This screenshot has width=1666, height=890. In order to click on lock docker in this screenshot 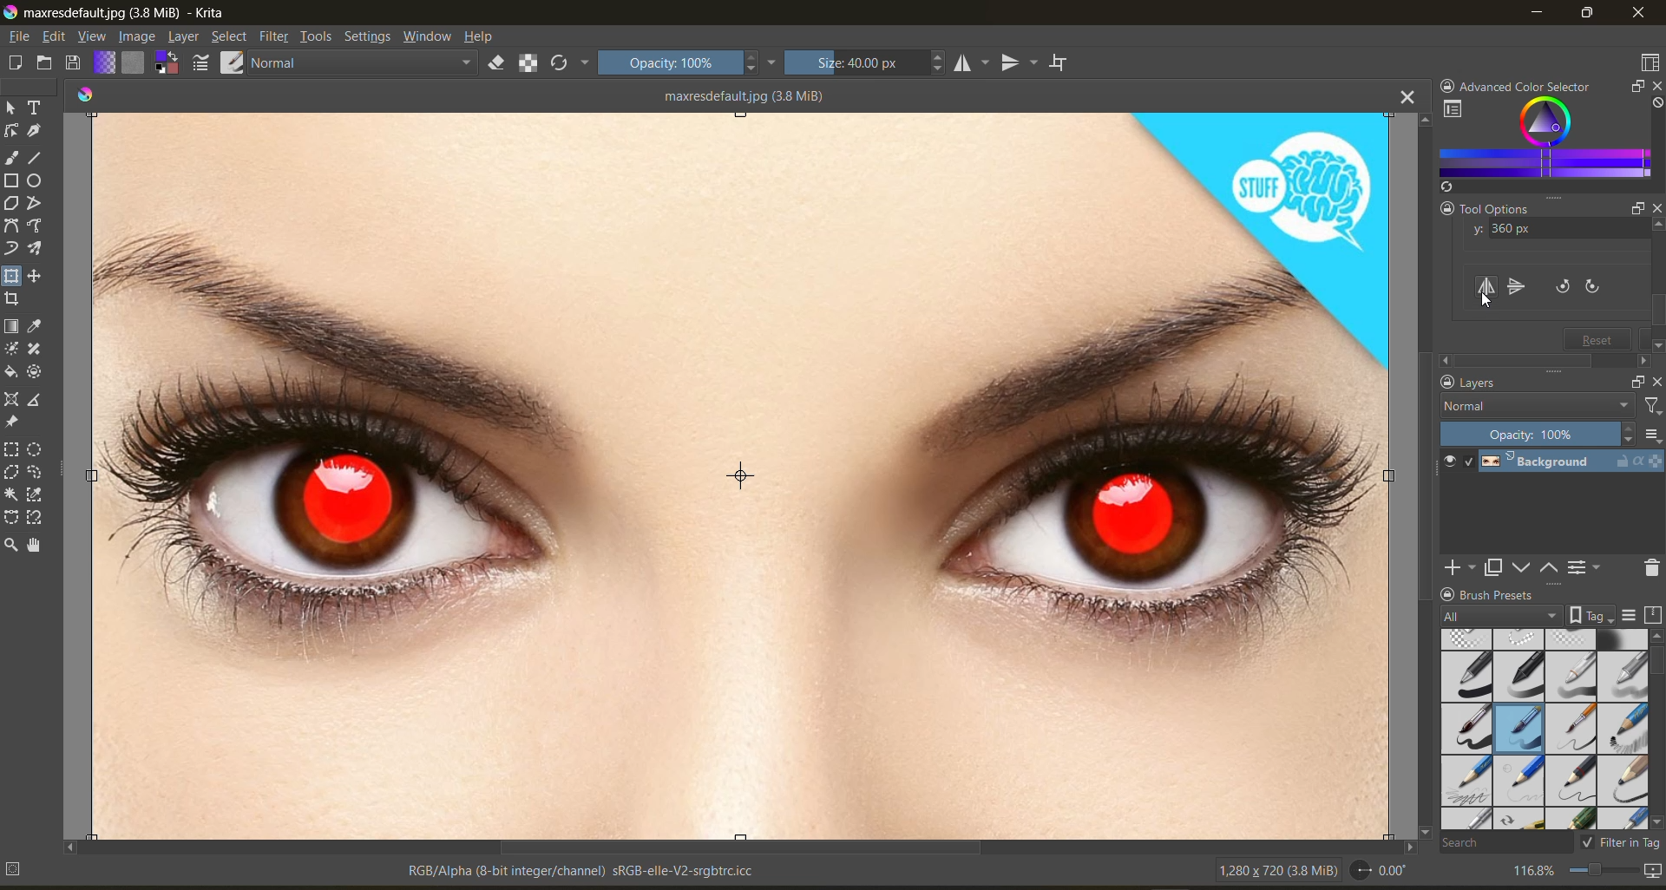, I will do `click(1446, 383)`.